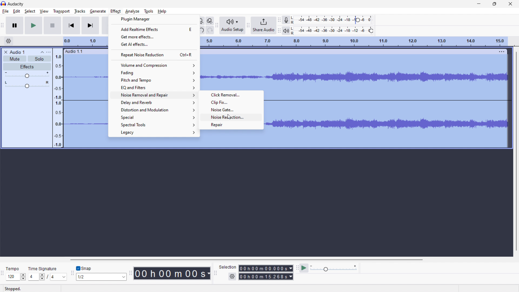 Image resolution: width=519 pixels, height=292 pixels. What do you see at coordinates (15, 26) in the screenshot?
I see `pause` at bounding box center [15, 26].